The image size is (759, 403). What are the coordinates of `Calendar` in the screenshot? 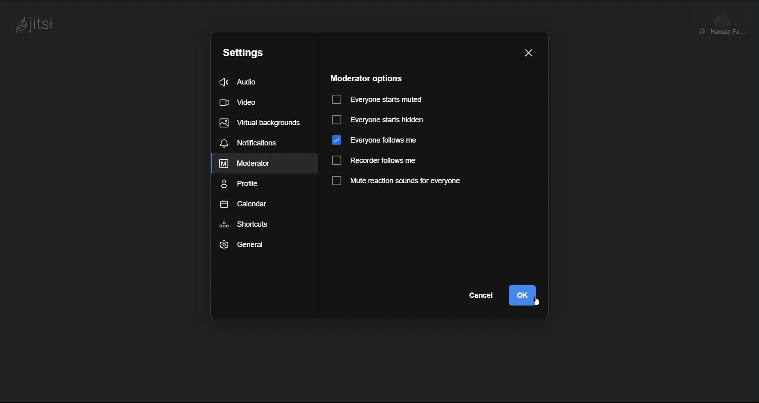 It's located at (243, 204).